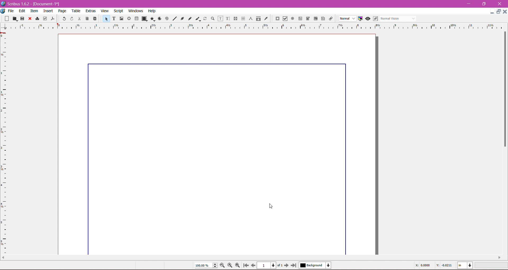 The image size is (508, 270). Describe the element at coordinates (143, 19) in the screenshot. I see `Shape` at that location.